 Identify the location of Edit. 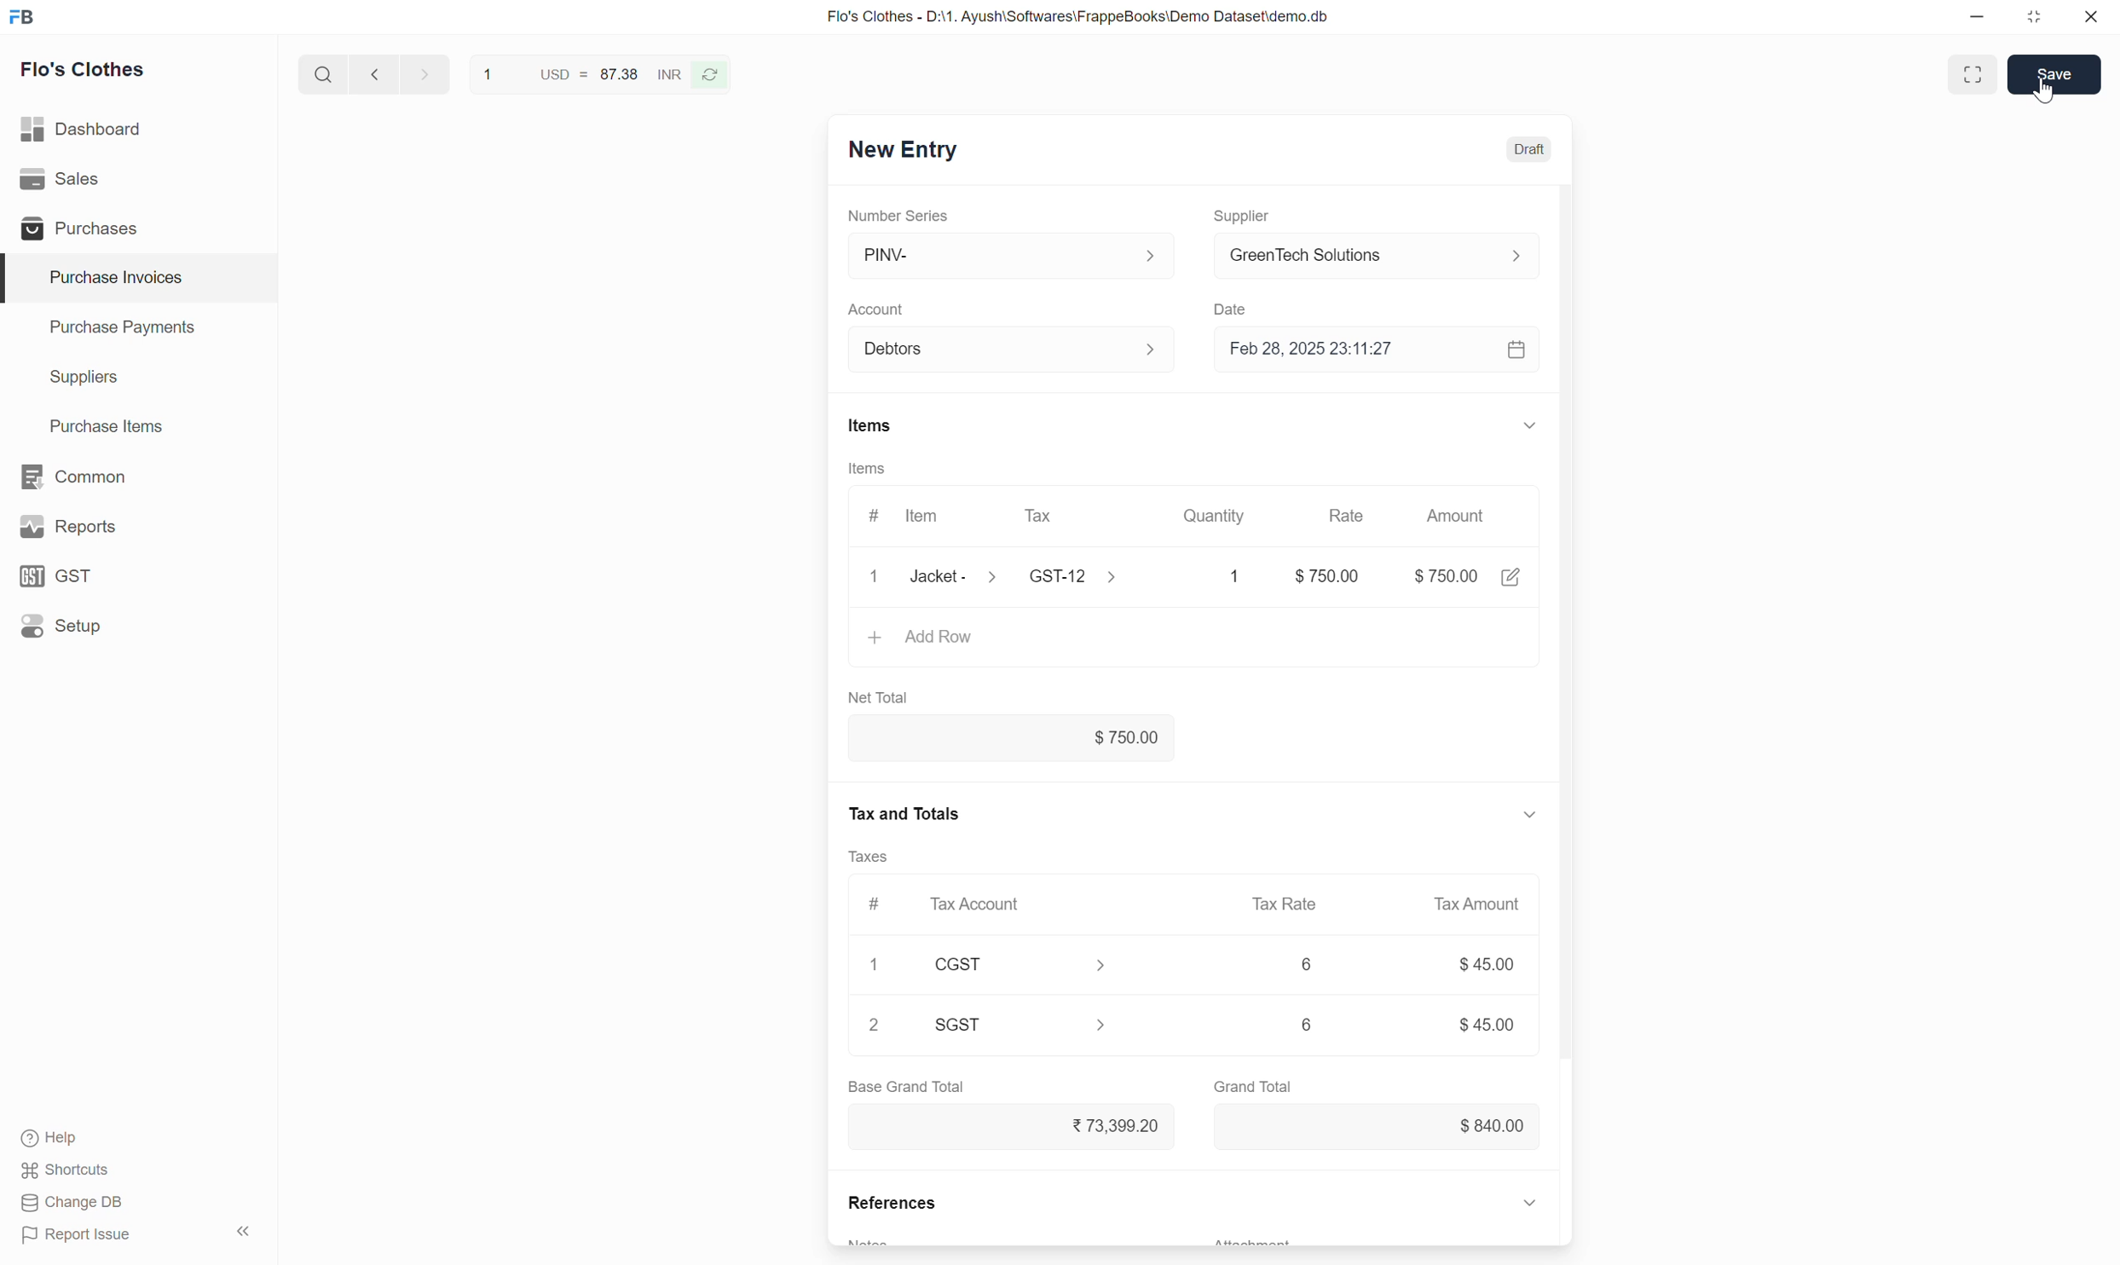
(1511, 577).